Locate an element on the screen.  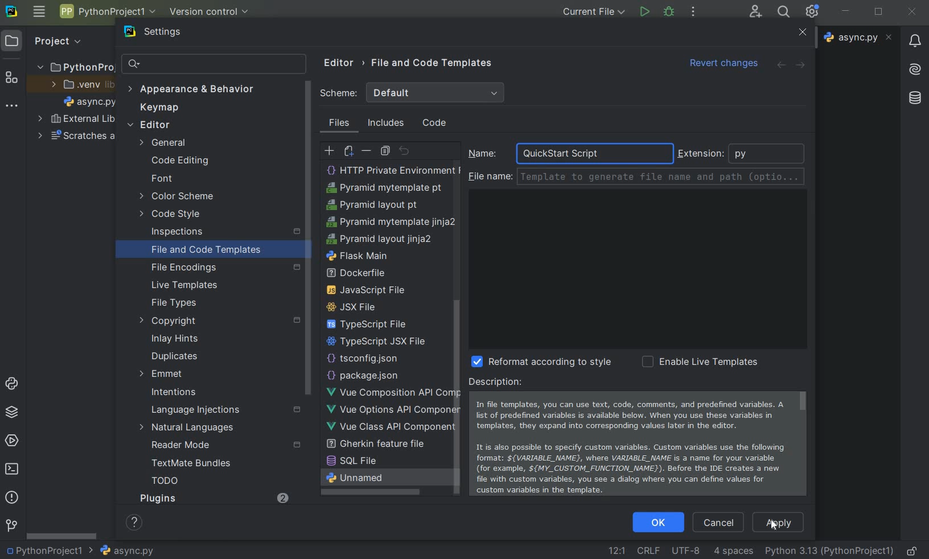
forward is located at coordinates (800, 66).